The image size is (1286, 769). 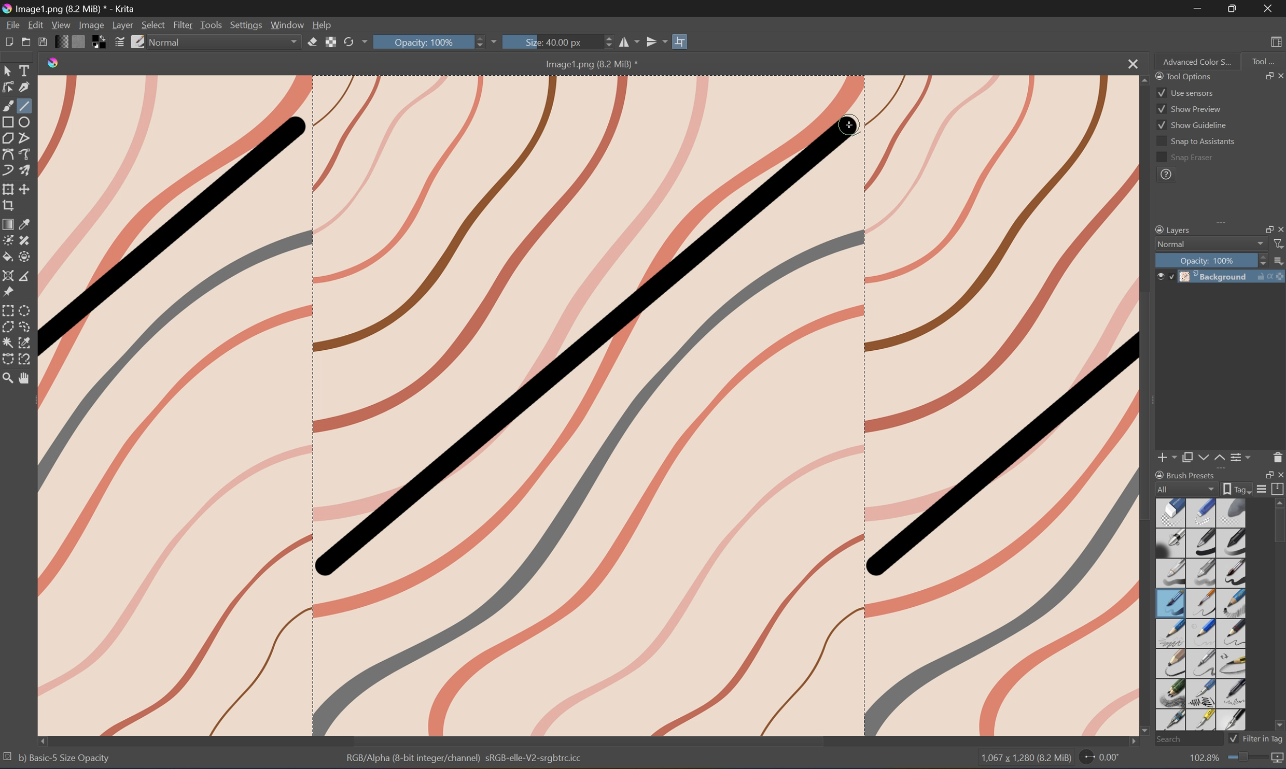 I want to click on Rectangle tool, so click(x=8, y=122).